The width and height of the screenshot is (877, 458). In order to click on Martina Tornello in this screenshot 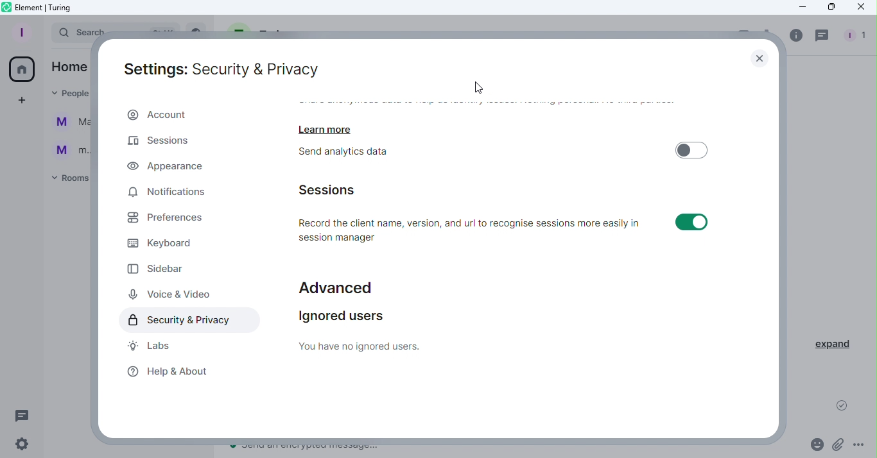, I will do `click(69, 124)`.